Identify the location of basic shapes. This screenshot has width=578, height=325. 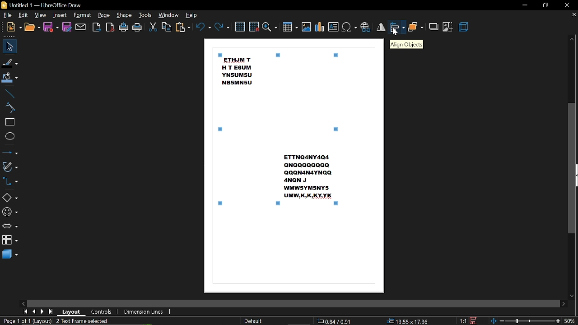
(10, 197).